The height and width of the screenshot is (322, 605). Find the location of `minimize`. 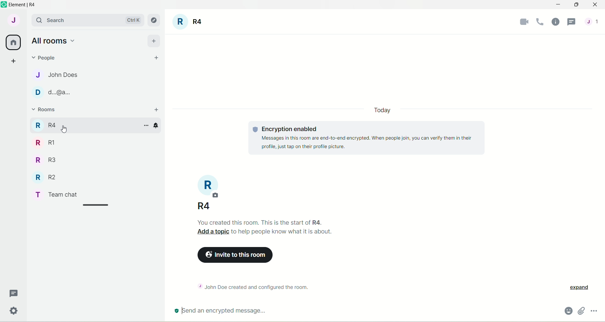

minimize is located at coordinates (557, 5).